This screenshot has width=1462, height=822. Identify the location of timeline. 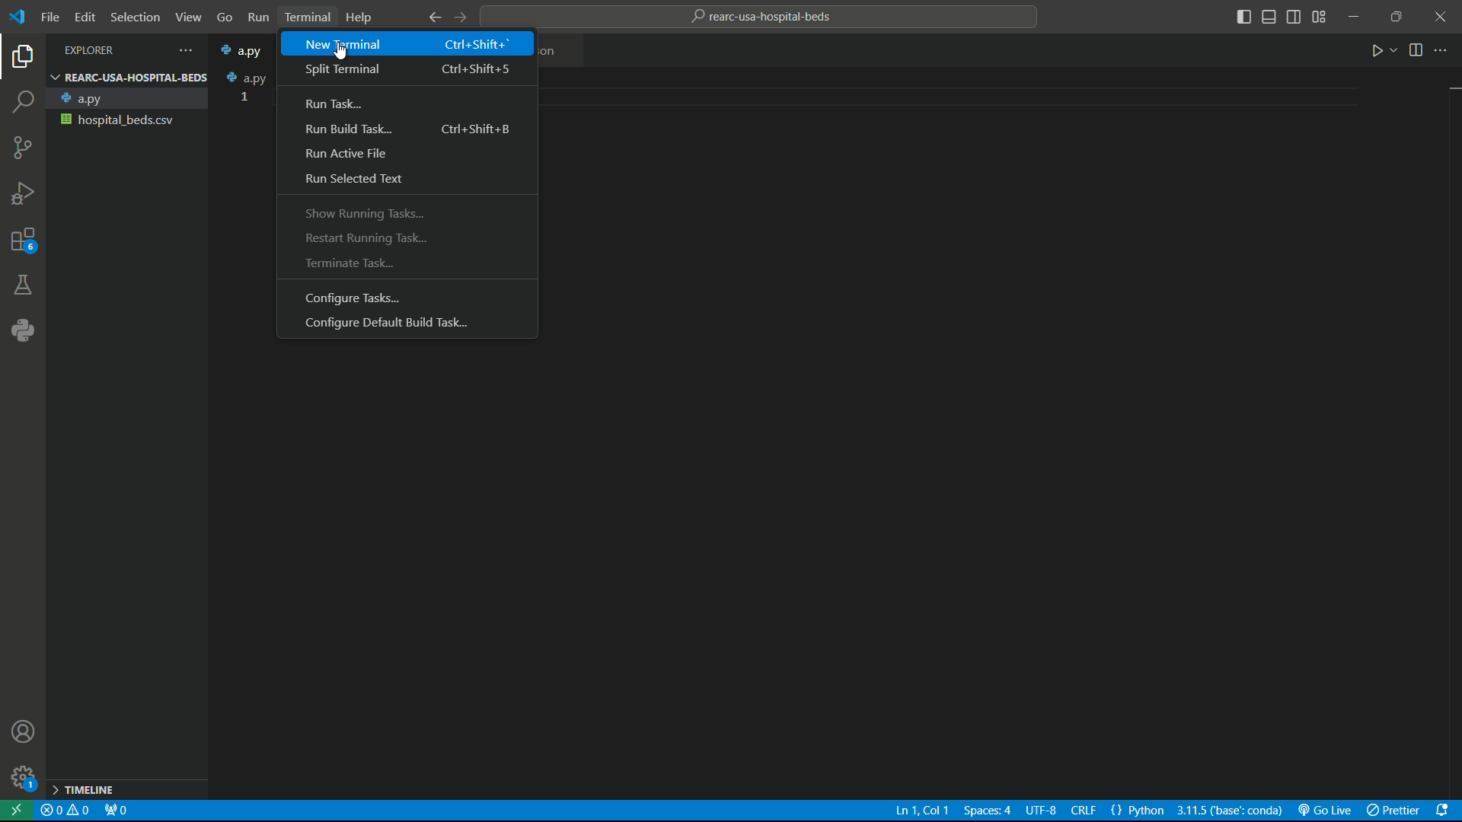
(126, 791).